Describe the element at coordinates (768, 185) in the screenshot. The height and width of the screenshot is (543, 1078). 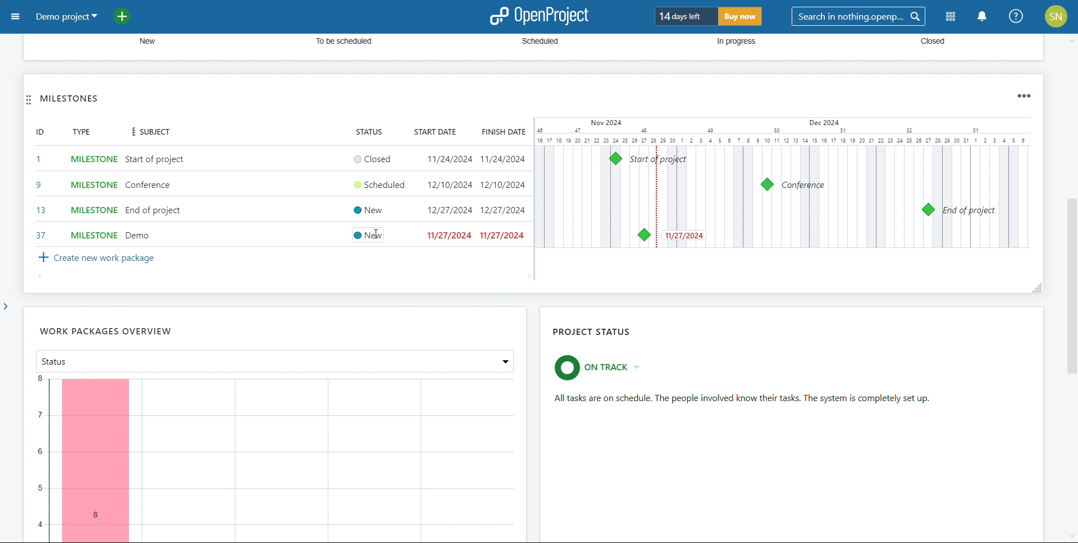
I see `milestone 9` at that location.